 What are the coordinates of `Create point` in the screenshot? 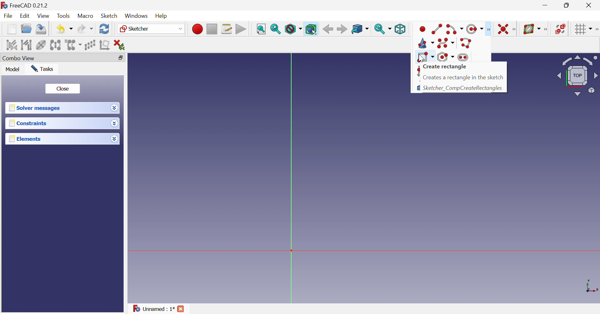 It's located at (422, 29).